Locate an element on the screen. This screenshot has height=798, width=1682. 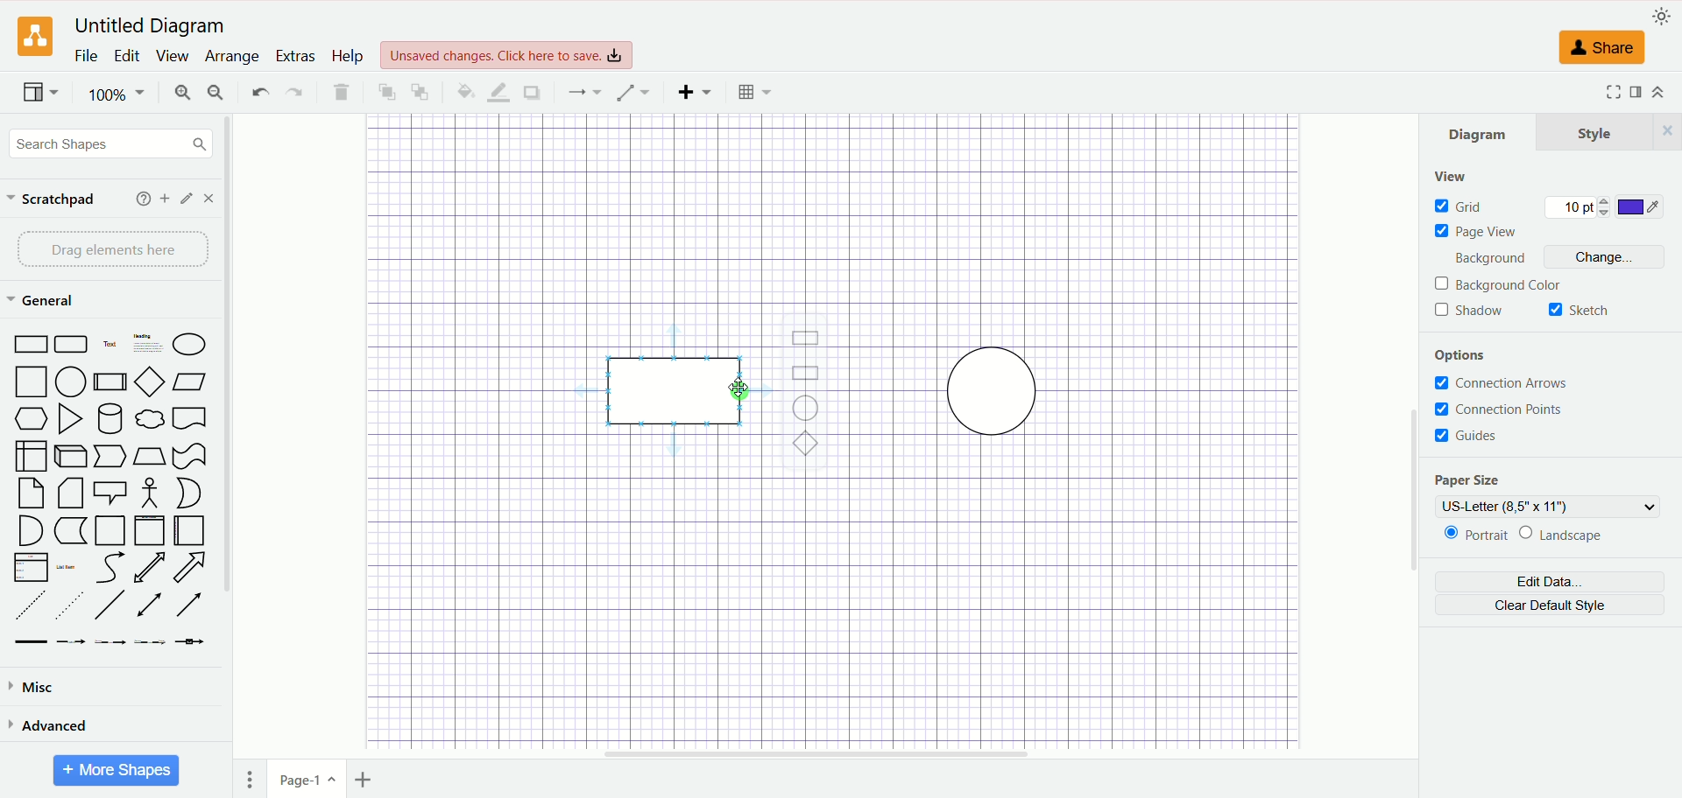
format is located at coordinates (1638, 92).